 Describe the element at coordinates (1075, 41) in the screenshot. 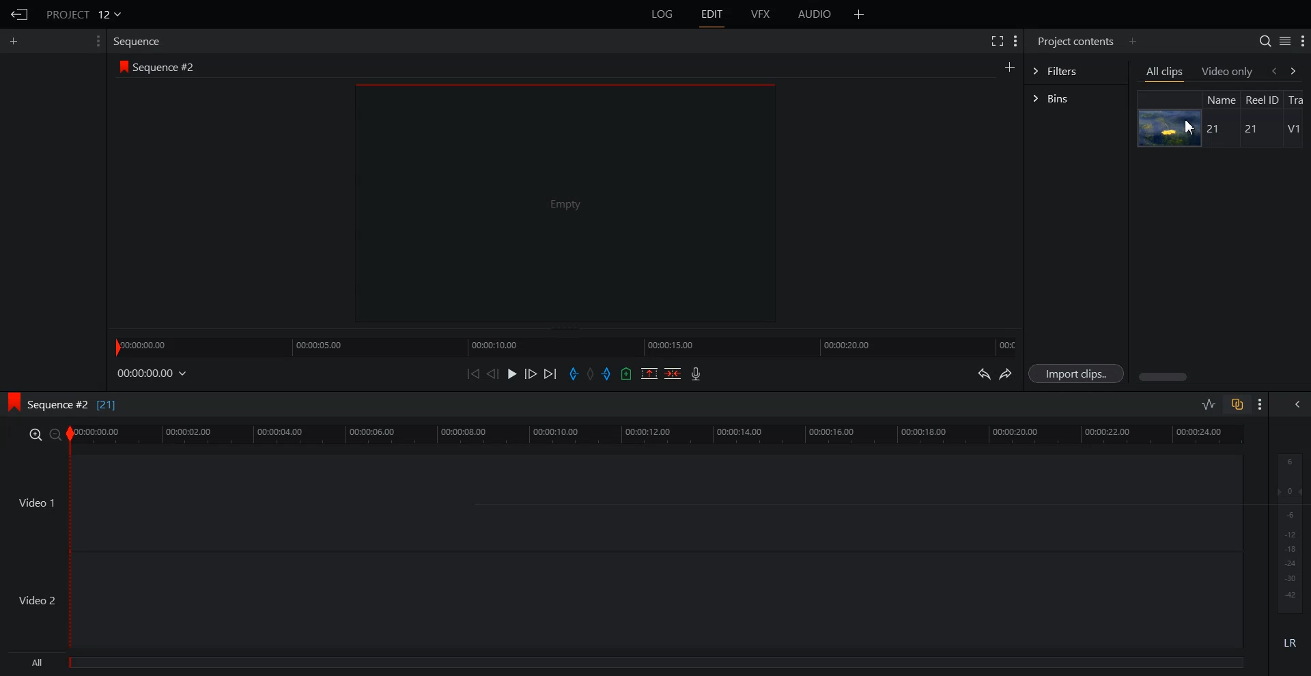

I see `Project contents` at that location.